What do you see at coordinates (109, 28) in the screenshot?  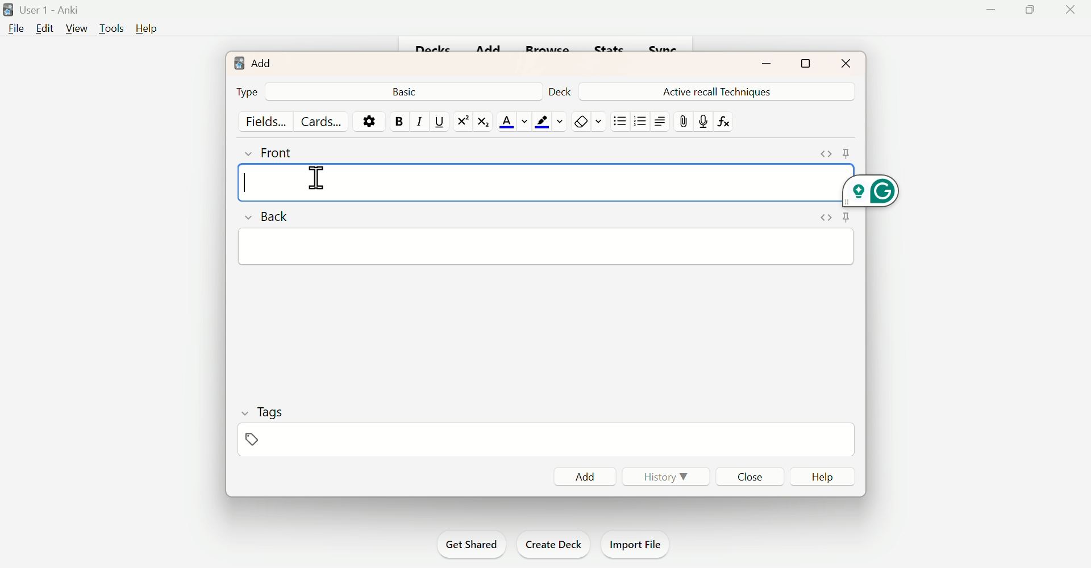 I see `Tools` at bounding box center [109, 28].